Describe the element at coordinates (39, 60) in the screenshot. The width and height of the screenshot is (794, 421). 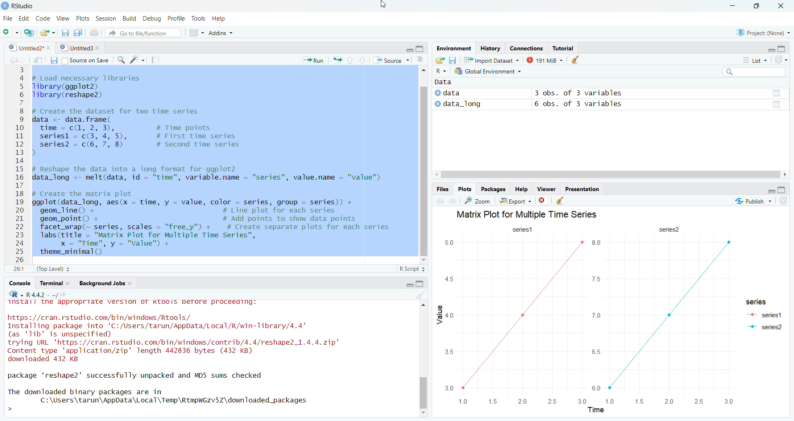
I see `show in window` at that location.